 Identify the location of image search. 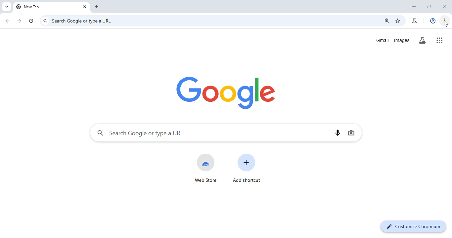
(351, 133).